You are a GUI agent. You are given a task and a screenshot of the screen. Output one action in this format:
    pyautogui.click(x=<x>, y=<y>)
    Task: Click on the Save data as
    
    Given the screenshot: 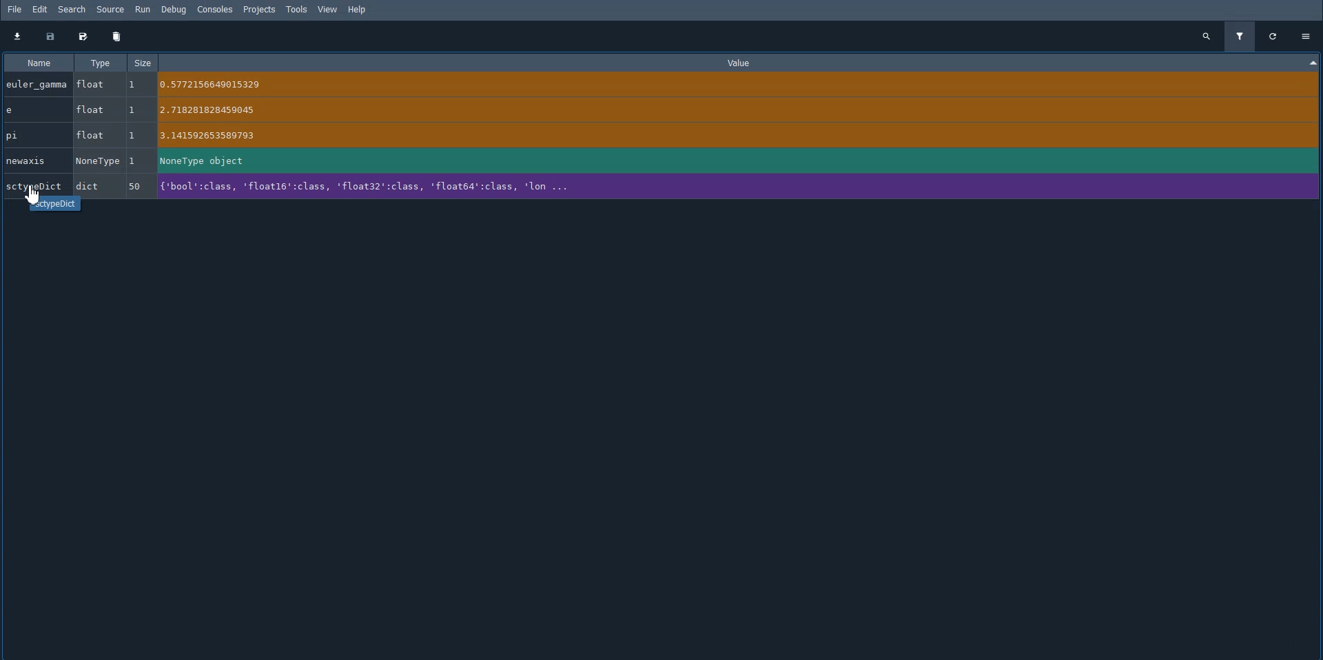 What is the action you would take?
    pyautogui.click(x=83, y=38)
    